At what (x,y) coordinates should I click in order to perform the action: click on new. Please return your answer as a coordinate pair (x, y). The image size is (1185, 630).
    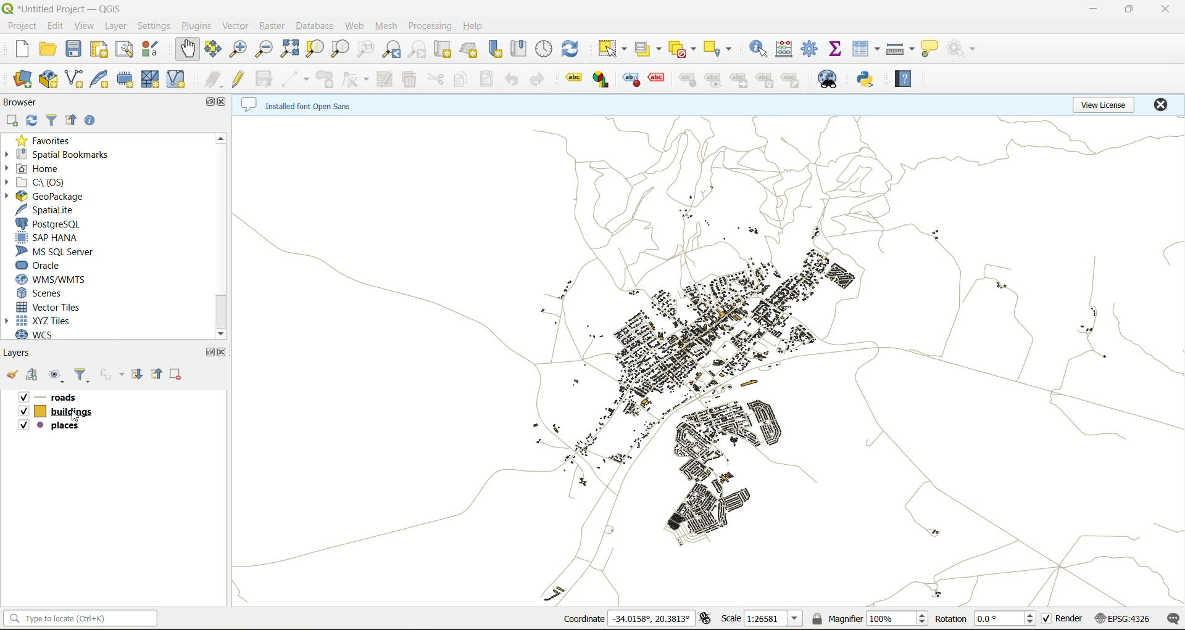
    Looking at the image, I should click on (23, 48).